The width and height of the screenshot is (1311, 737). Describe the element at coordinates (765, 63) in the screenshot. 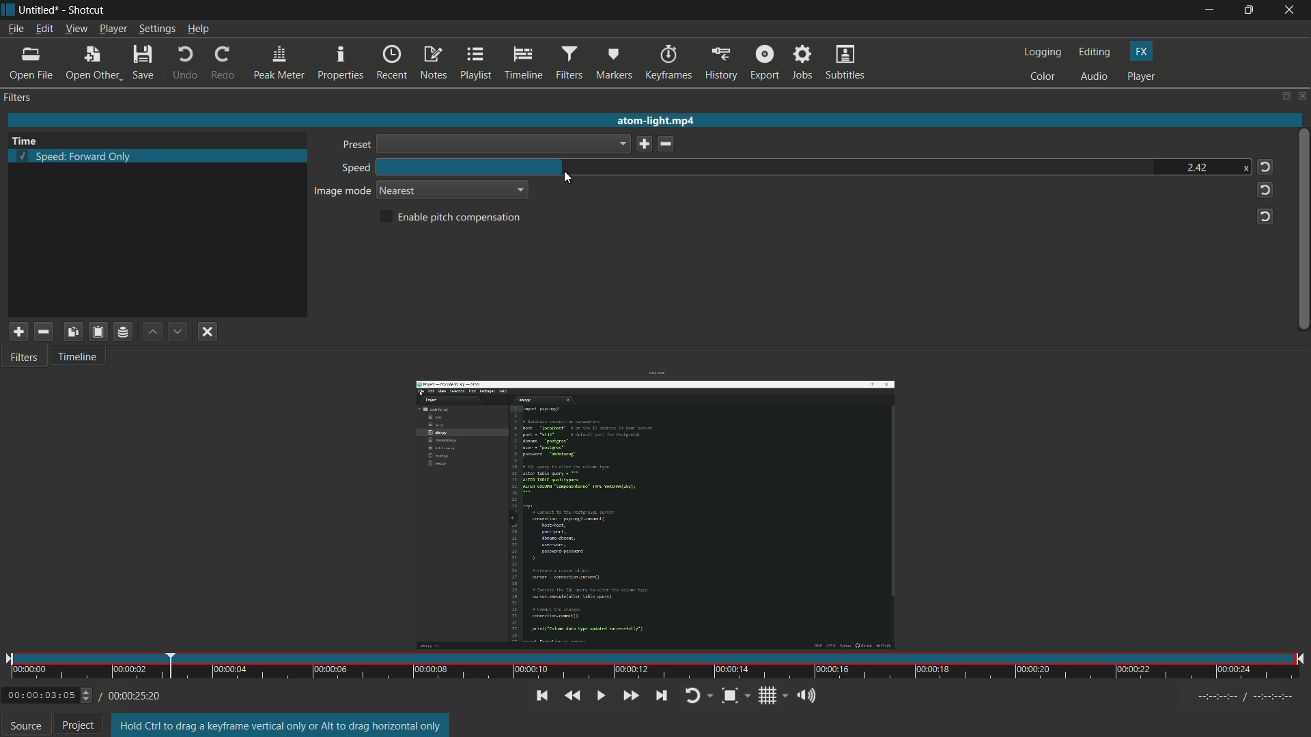

I see `export` at that location.